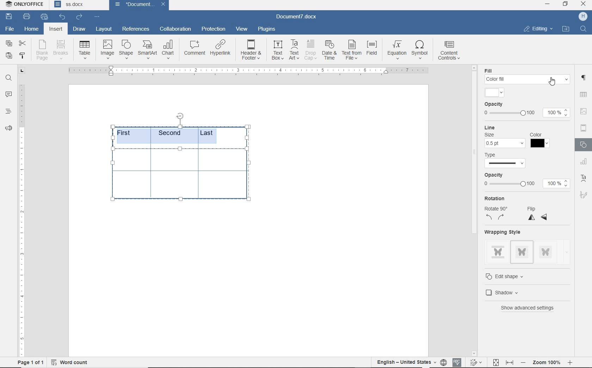 The width and height of the screenshot is (592, 368). What do you see at coordinates (147, 50) in the screenshot?
I see `smart art` at bounding box center [147, 50].